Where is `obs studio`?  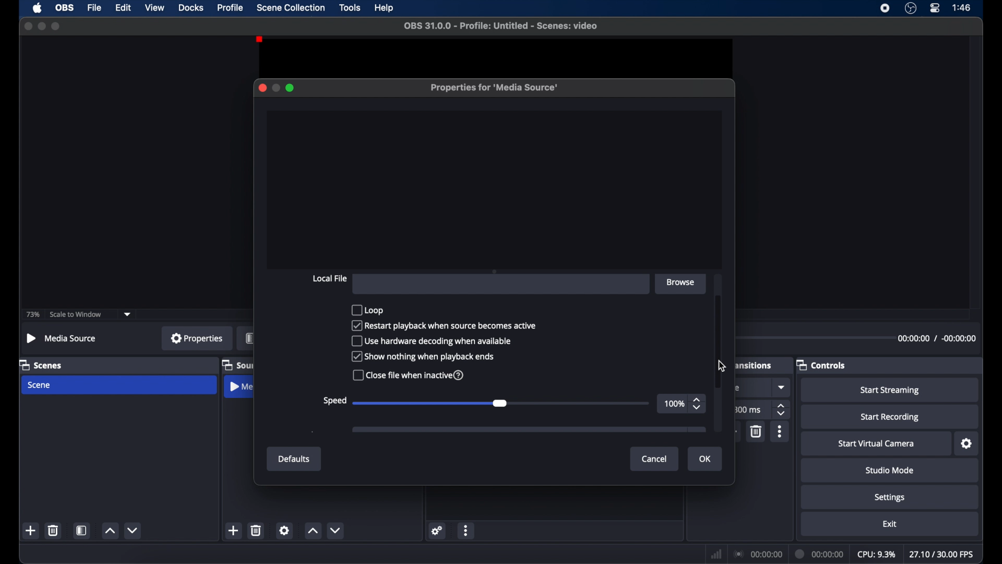
obs studio is located at coordinates (911, 8).